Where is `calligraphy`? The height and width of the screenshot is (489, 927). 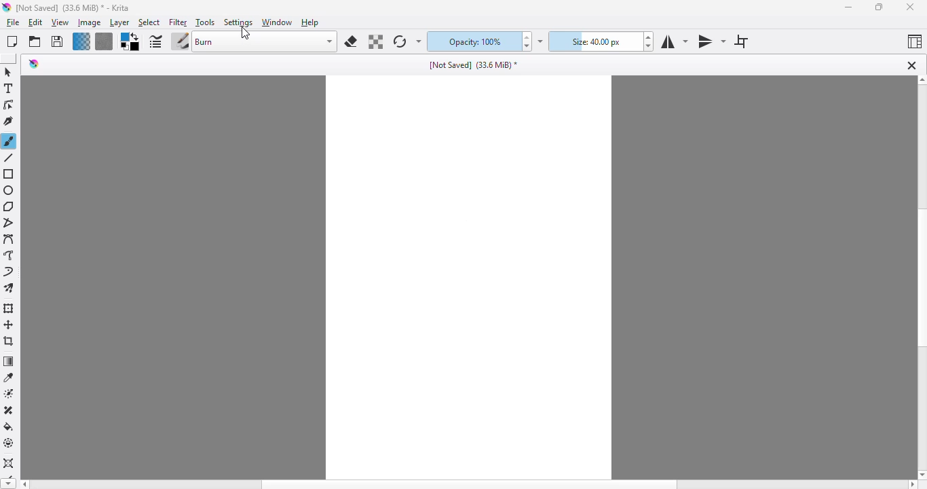 calligraphy is located at coordinates (9, 121).